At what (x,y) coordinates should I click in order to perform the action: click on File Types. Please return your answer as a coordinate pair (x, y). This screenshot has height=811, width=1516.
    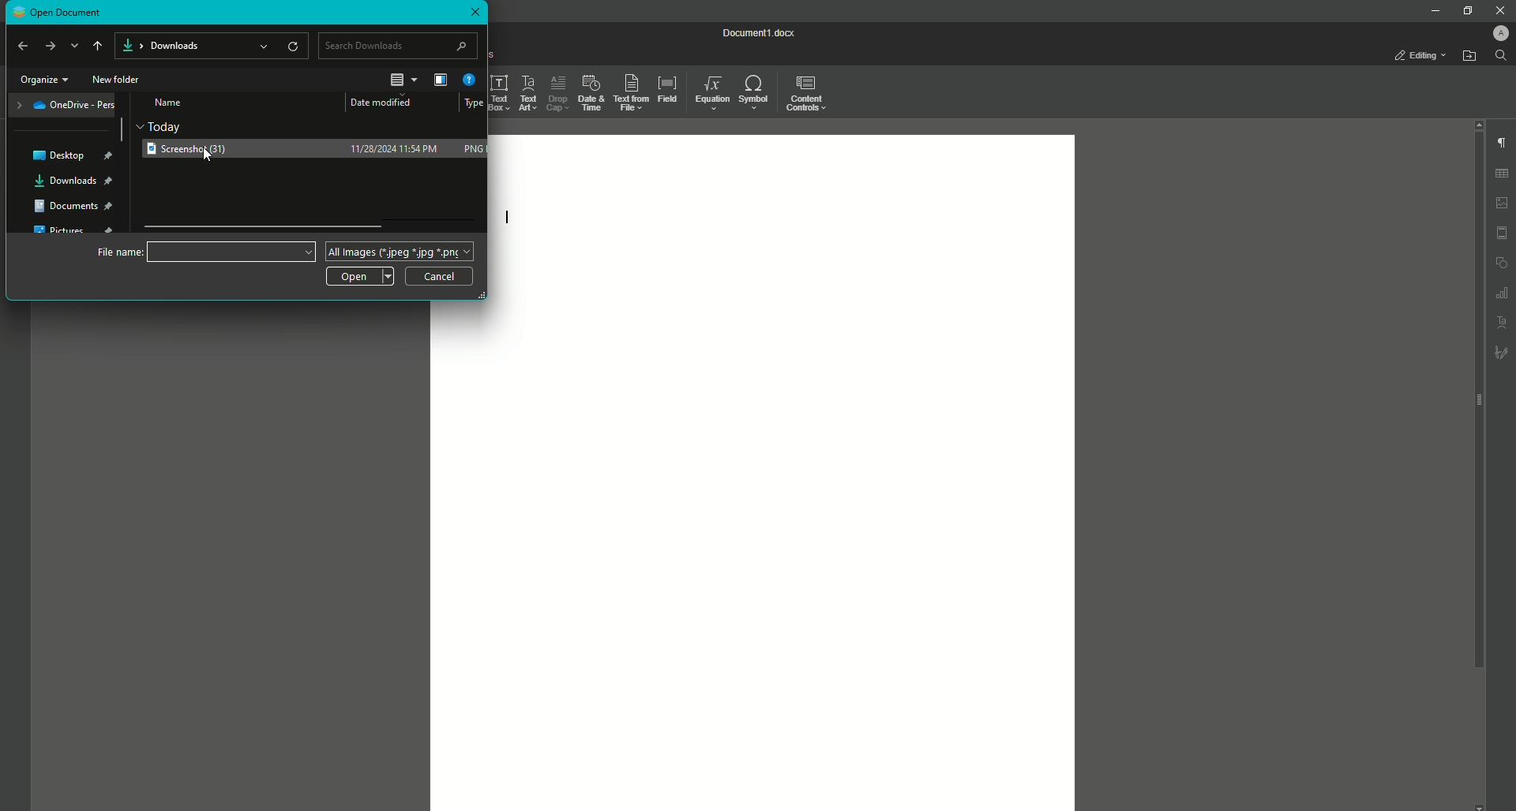
    Looking at the image, I should click on (403, 251).